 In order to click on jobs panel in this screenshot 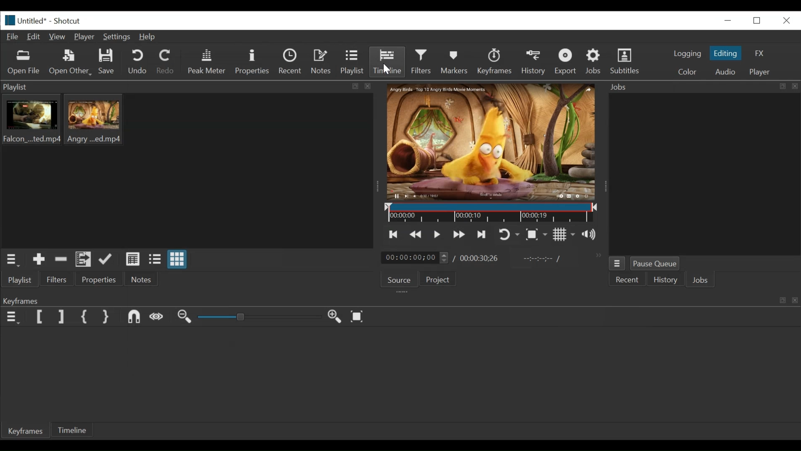, I will do `click(704, 174)`.